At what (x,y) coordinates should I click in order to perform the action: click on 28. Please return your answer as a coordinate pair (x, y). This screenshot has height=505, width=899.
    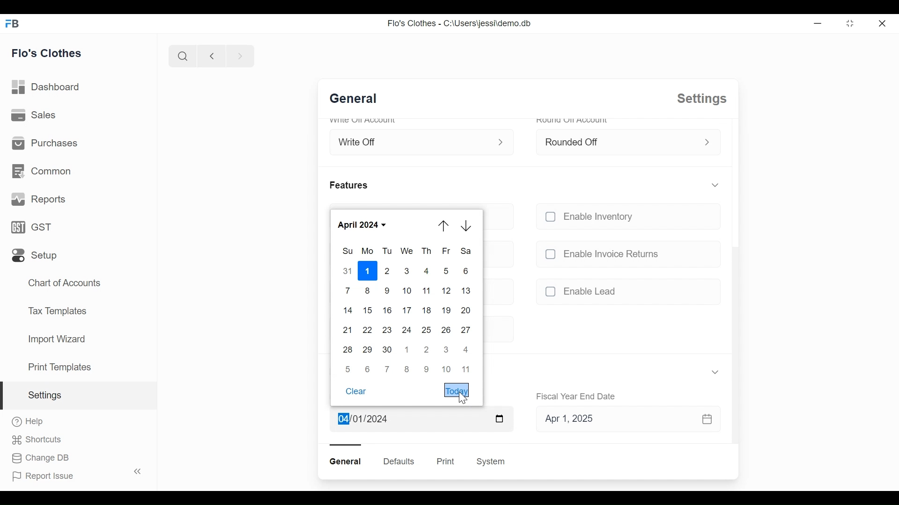
    Looking at the image, I should click on (348, 349).